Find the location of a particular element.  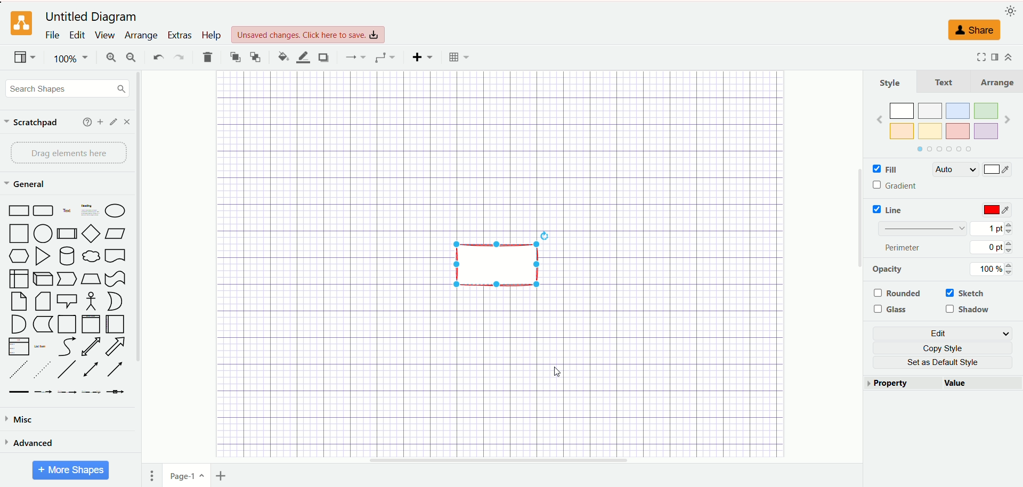

shadow is located at coordinates (968, 309).